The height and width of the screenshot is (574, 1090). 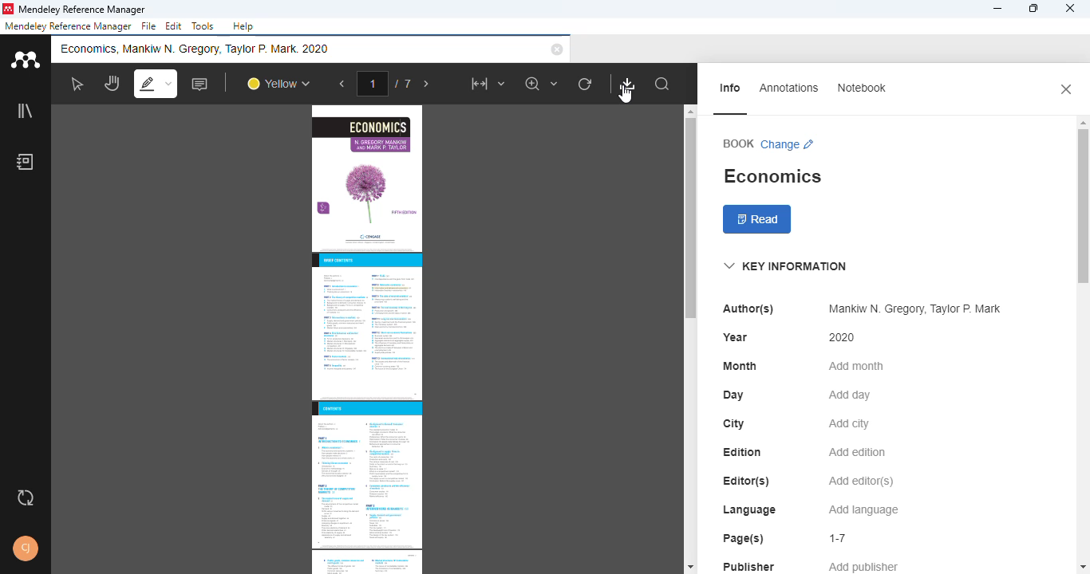 I want to click on library, so click(x=24, y=109).